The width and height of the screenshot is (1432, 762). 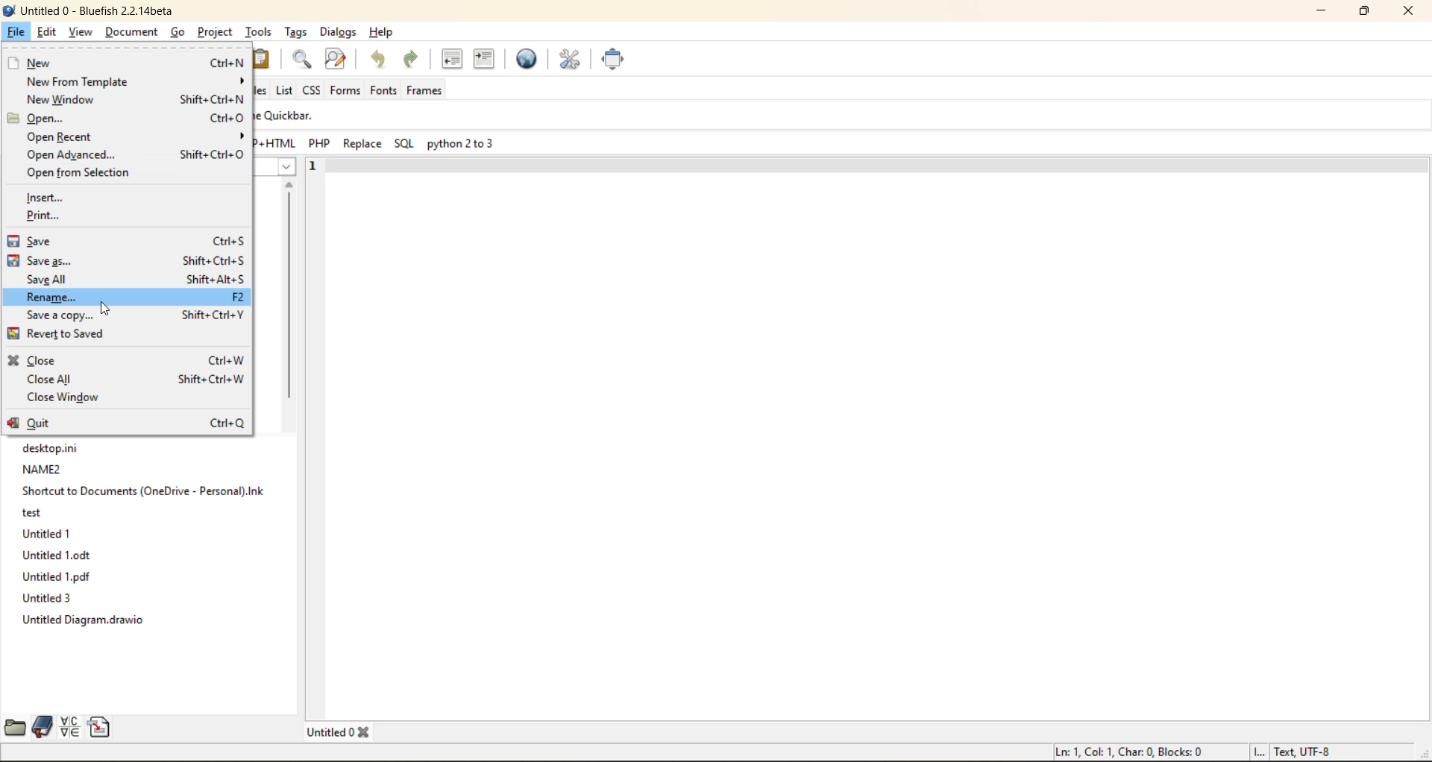 What do you see at coordinates (117, 305) in the screenshot?
I see `cursor` at bounding box center [117, 305].